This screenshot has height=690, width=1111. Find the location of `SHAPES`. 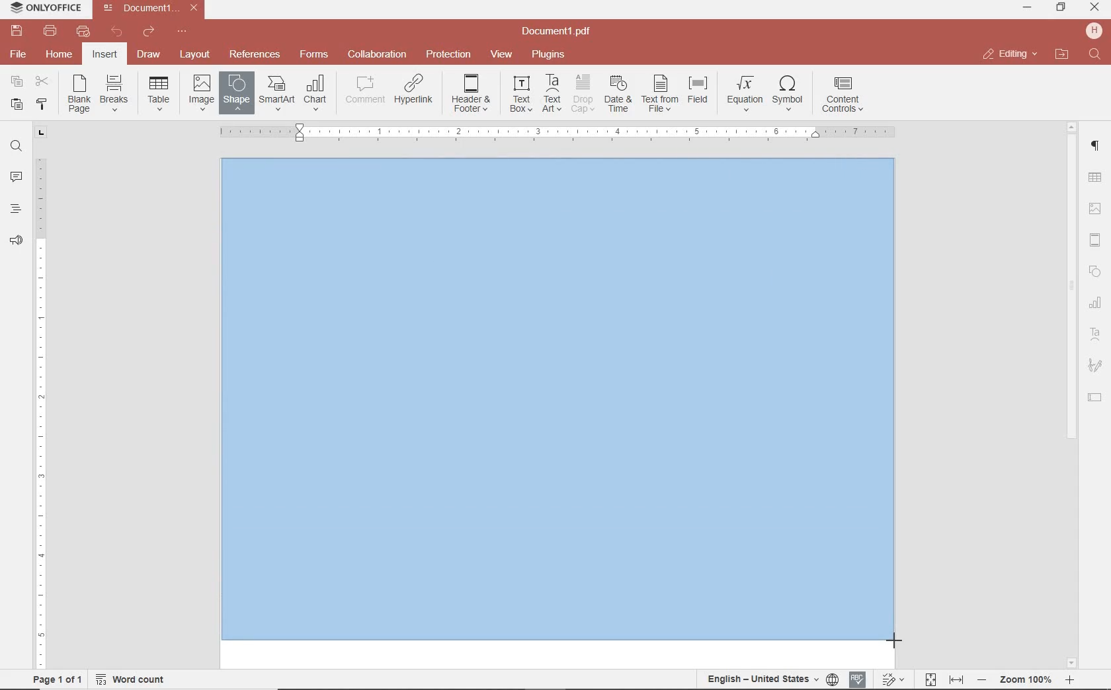

SHAPES is located at coordinates (1096, 273).